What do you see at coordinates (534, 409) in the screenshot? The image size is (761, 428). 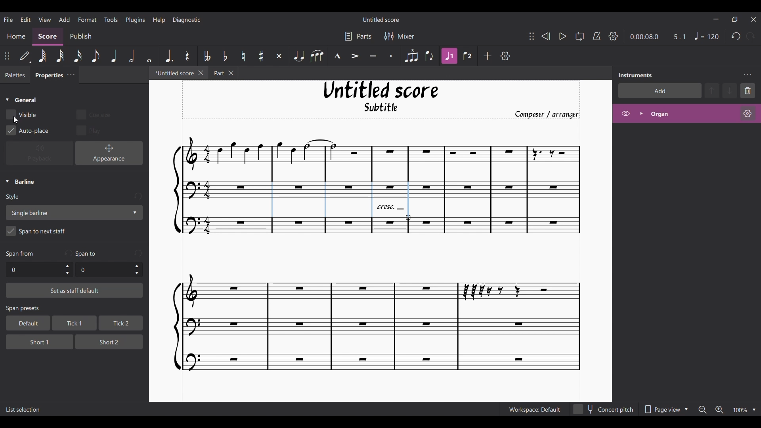 I see `Current workspace setting` at bounding box center [534, 409].